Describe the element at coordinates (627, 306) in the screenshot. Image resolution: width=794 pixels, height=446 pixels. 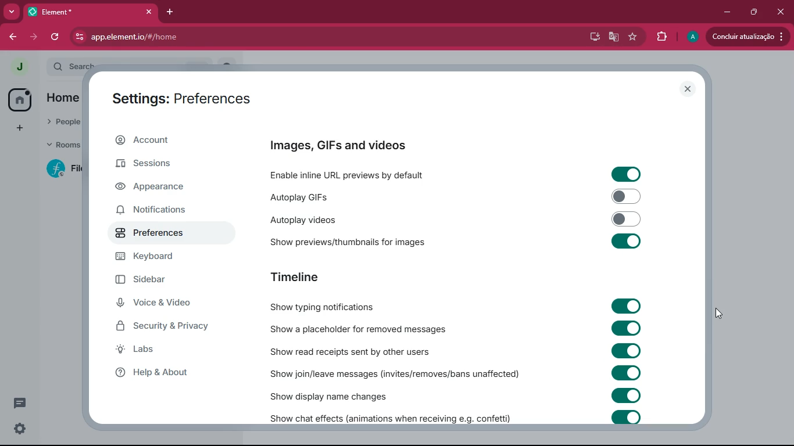
I see `toggle on/off` at that location.